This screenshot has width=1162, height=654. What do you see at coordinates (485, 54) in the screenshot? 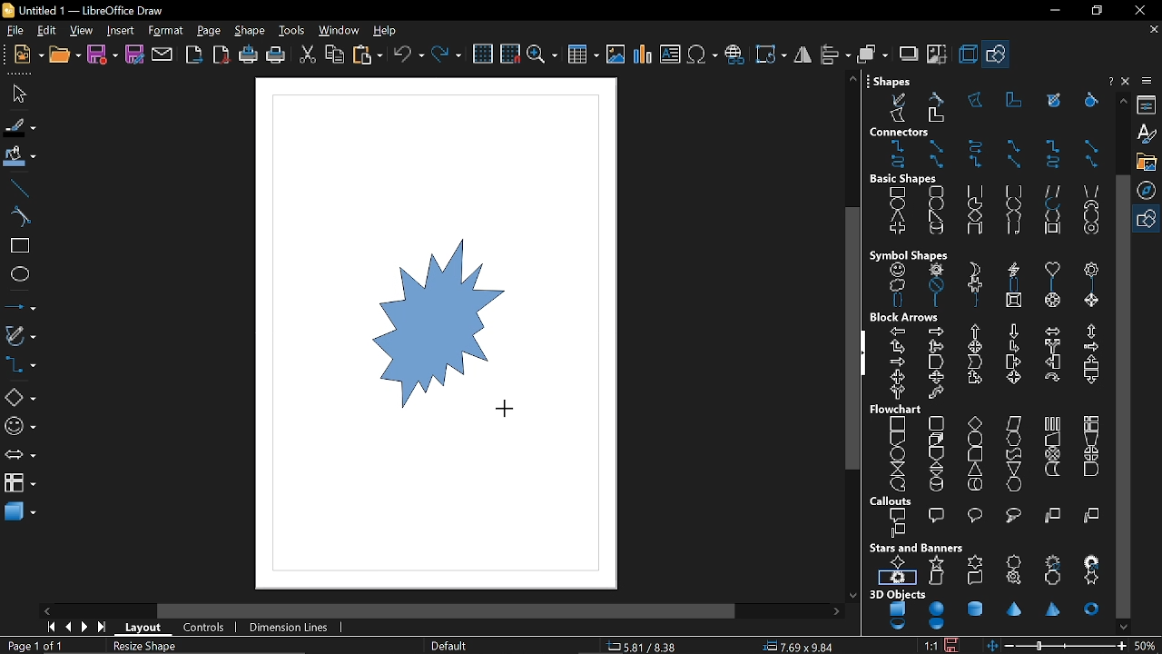
I see `grid` at bounding box center [485, 54].